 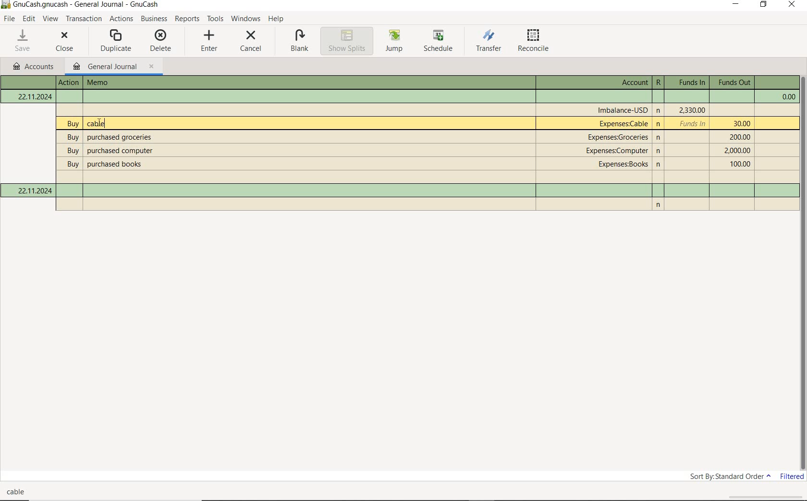 I want to click on reconcile, so click(x=536, y=42).